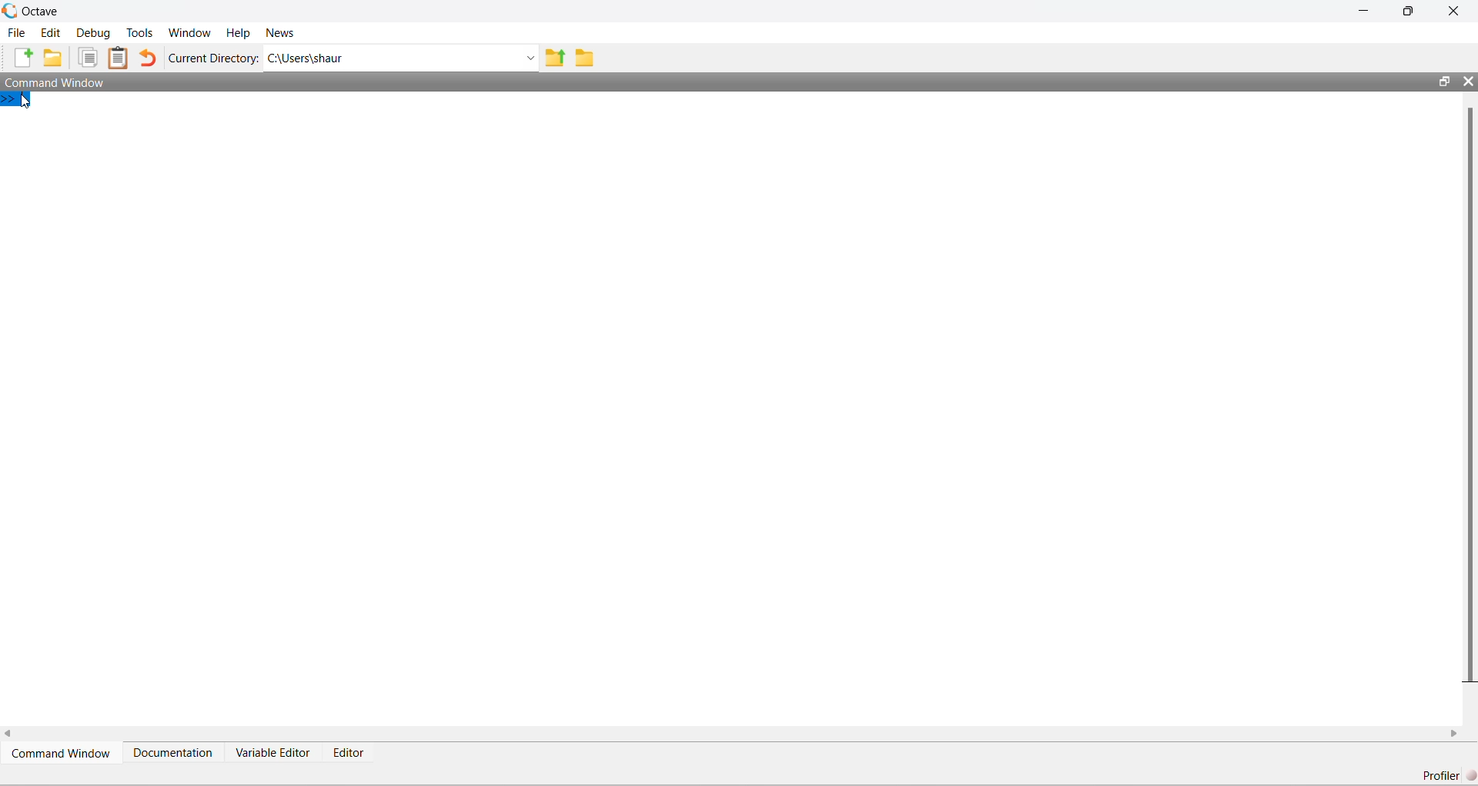 This screenshot has width=1478, height=786. I want to click on Command Window, so click(60, 83).